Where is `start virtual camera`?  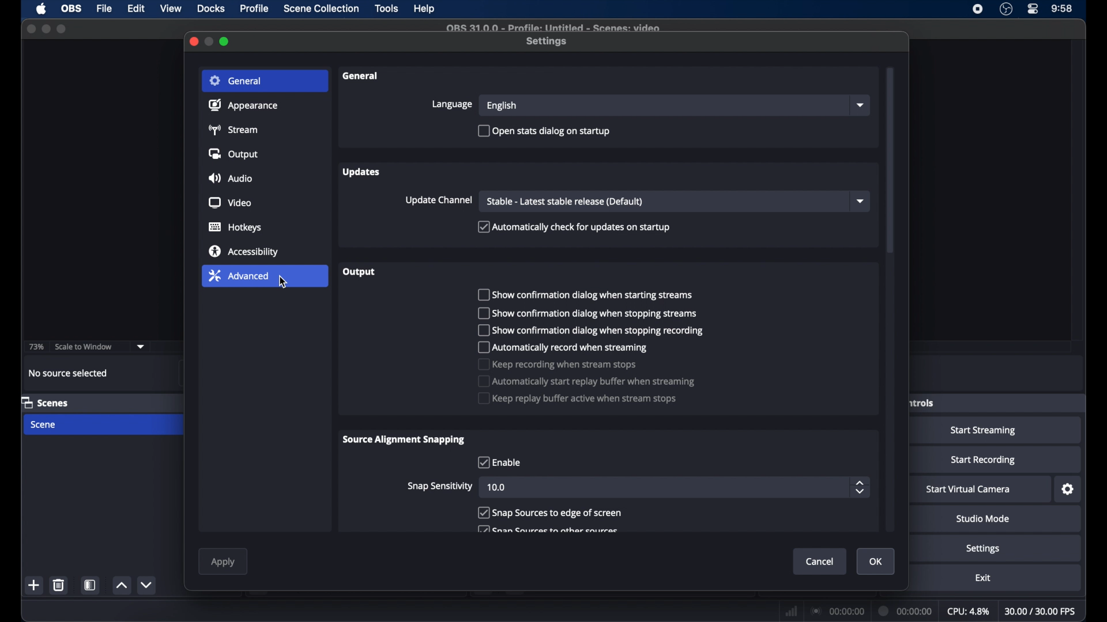
start virtual camera is located at coordinates (969, 490).